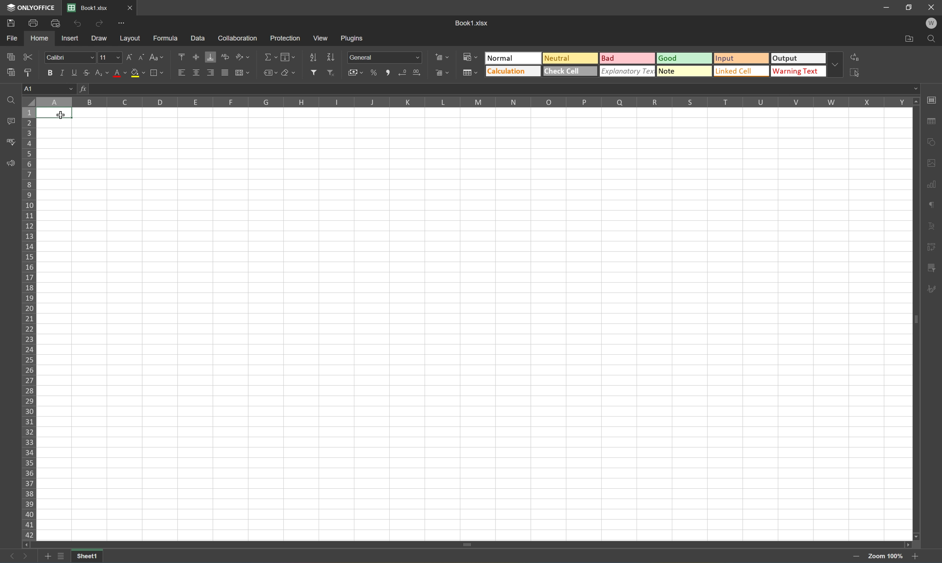 This screenshot has width=942, height=563. I want to click on Align top, so click(181, 56).